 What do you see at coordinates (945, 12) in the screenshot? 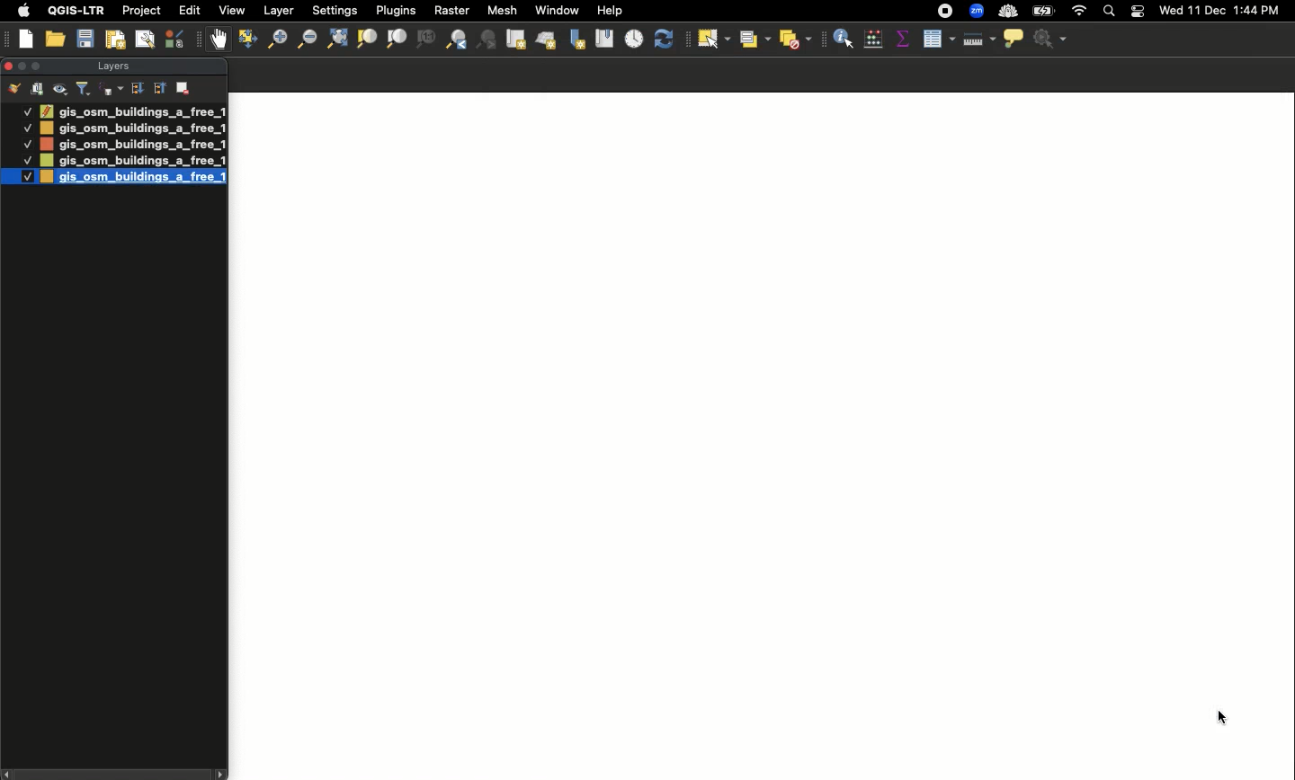
I see `Recording` at bounding box center [945, 12].